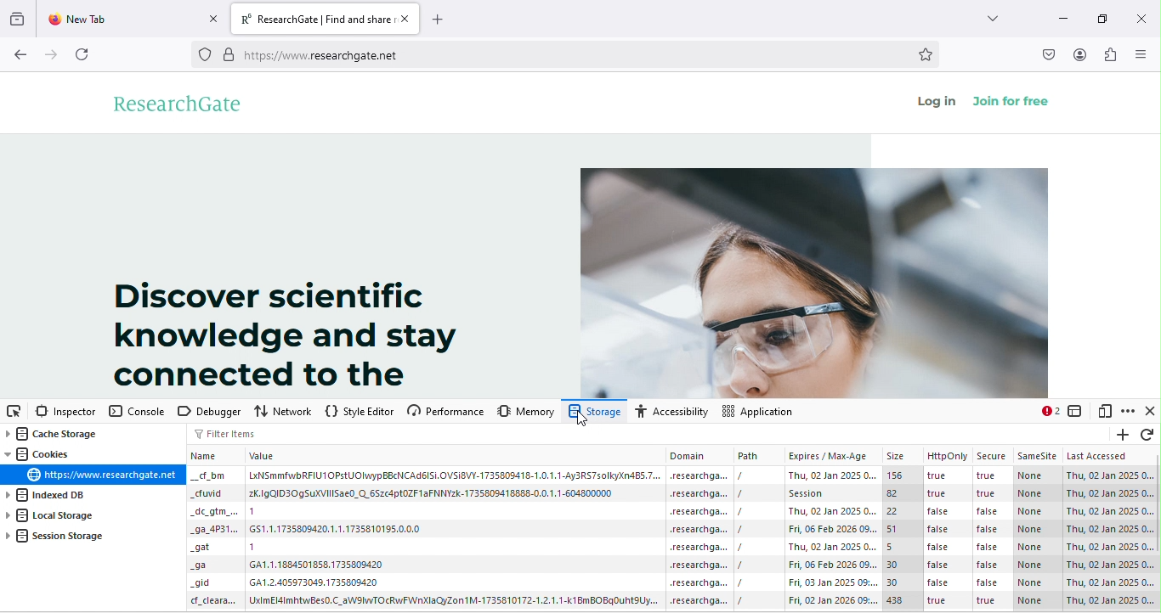 The height and width of the screenshot is (613, 1161). Describe the element at coordinates (741, 512) in the screenshot. I see `/` at that location.